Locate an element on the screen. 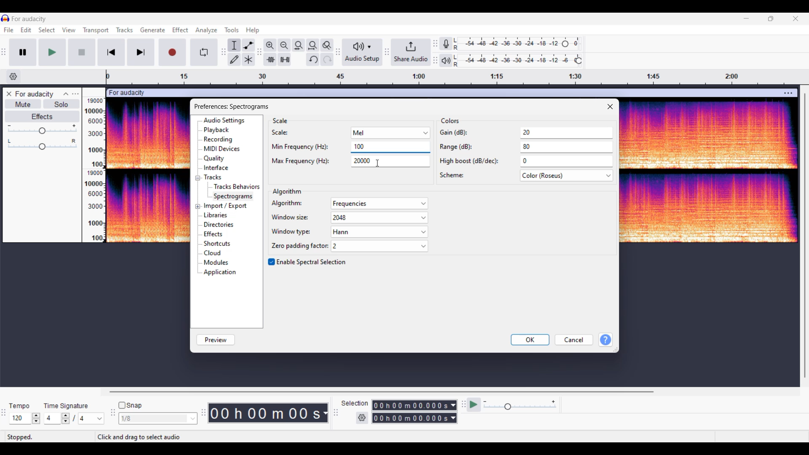 This screenshot has width=809, height=455. midi devices is located at coordinates (222, 149).